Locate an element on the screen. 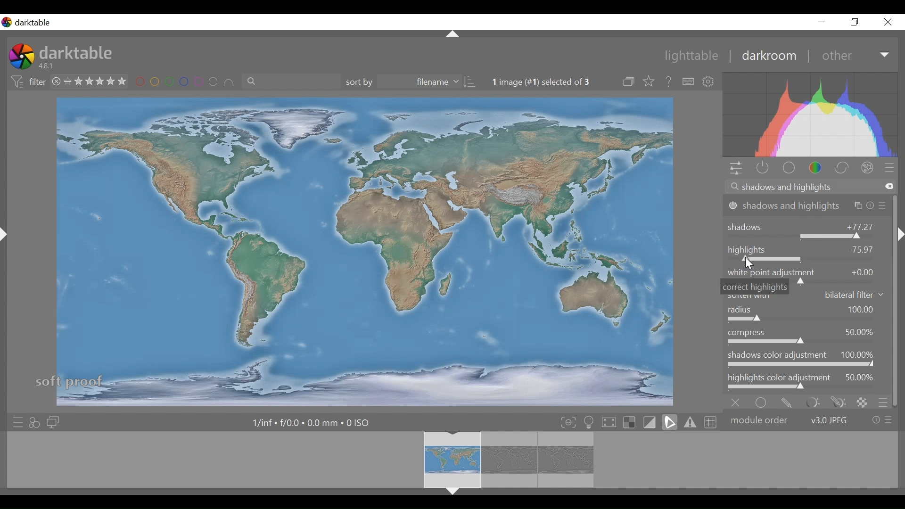 This screenshot has height=509, width=905.  is located at coordinates (8, 244).